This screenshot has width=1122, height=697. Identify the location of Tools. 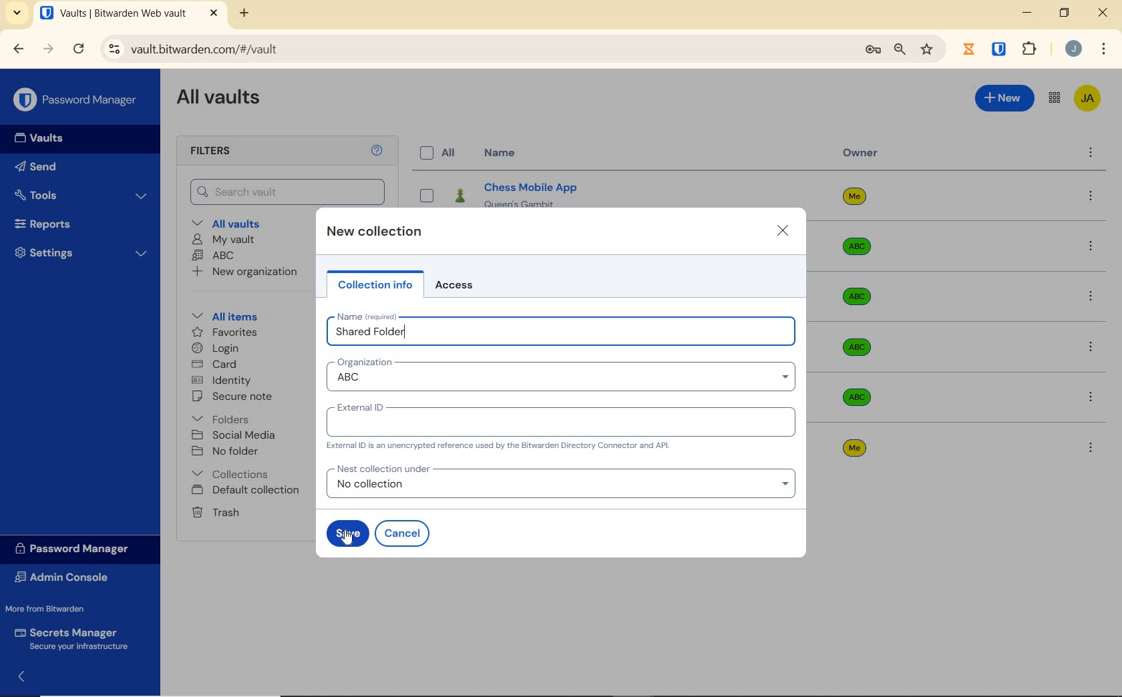
(81, 193).